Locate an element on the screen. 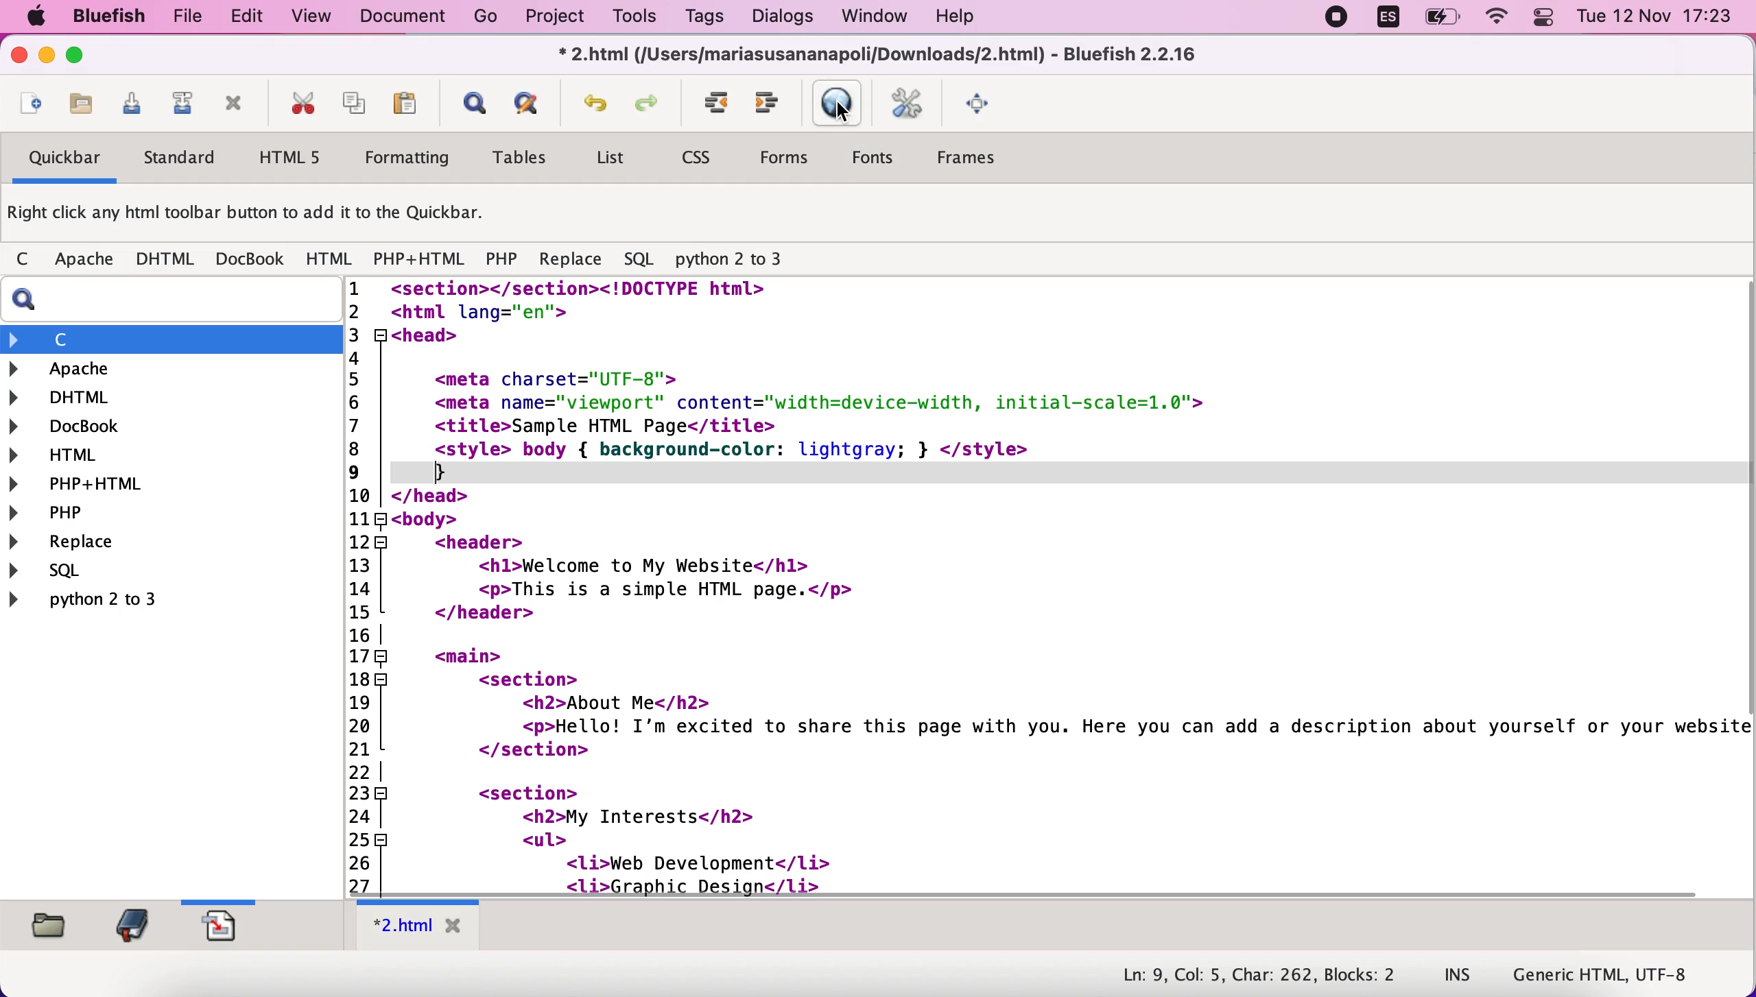 The height and width of the screenshot is (997, 1756). standard is located at coordinates (190, 155).